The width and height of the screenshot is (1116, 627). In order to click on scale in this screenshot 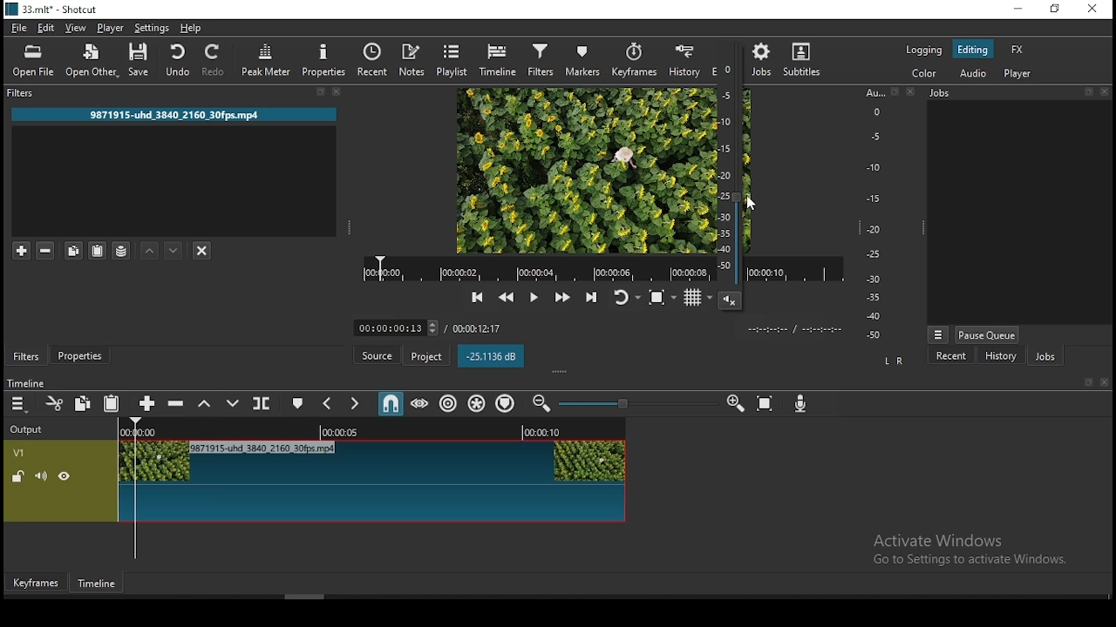, I will do `click(874, 215)`.